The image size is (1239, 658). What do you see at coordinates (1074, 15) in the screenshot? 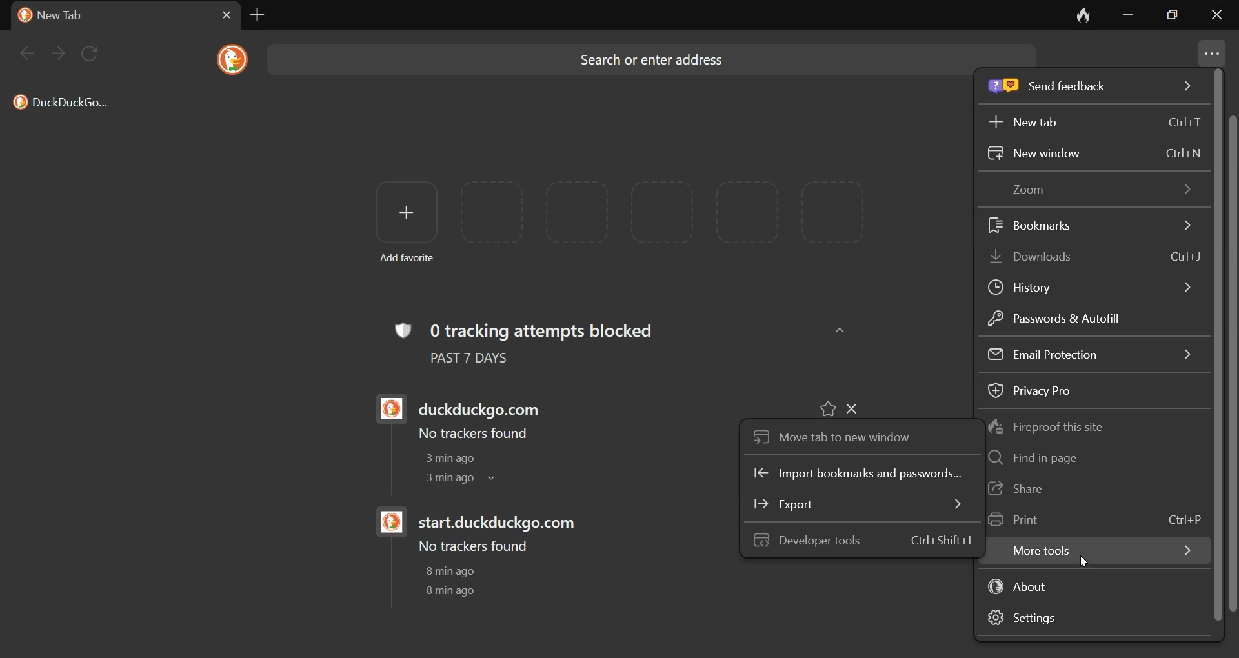
I see `close tab and clear data` at bounding box center [1074, 15].